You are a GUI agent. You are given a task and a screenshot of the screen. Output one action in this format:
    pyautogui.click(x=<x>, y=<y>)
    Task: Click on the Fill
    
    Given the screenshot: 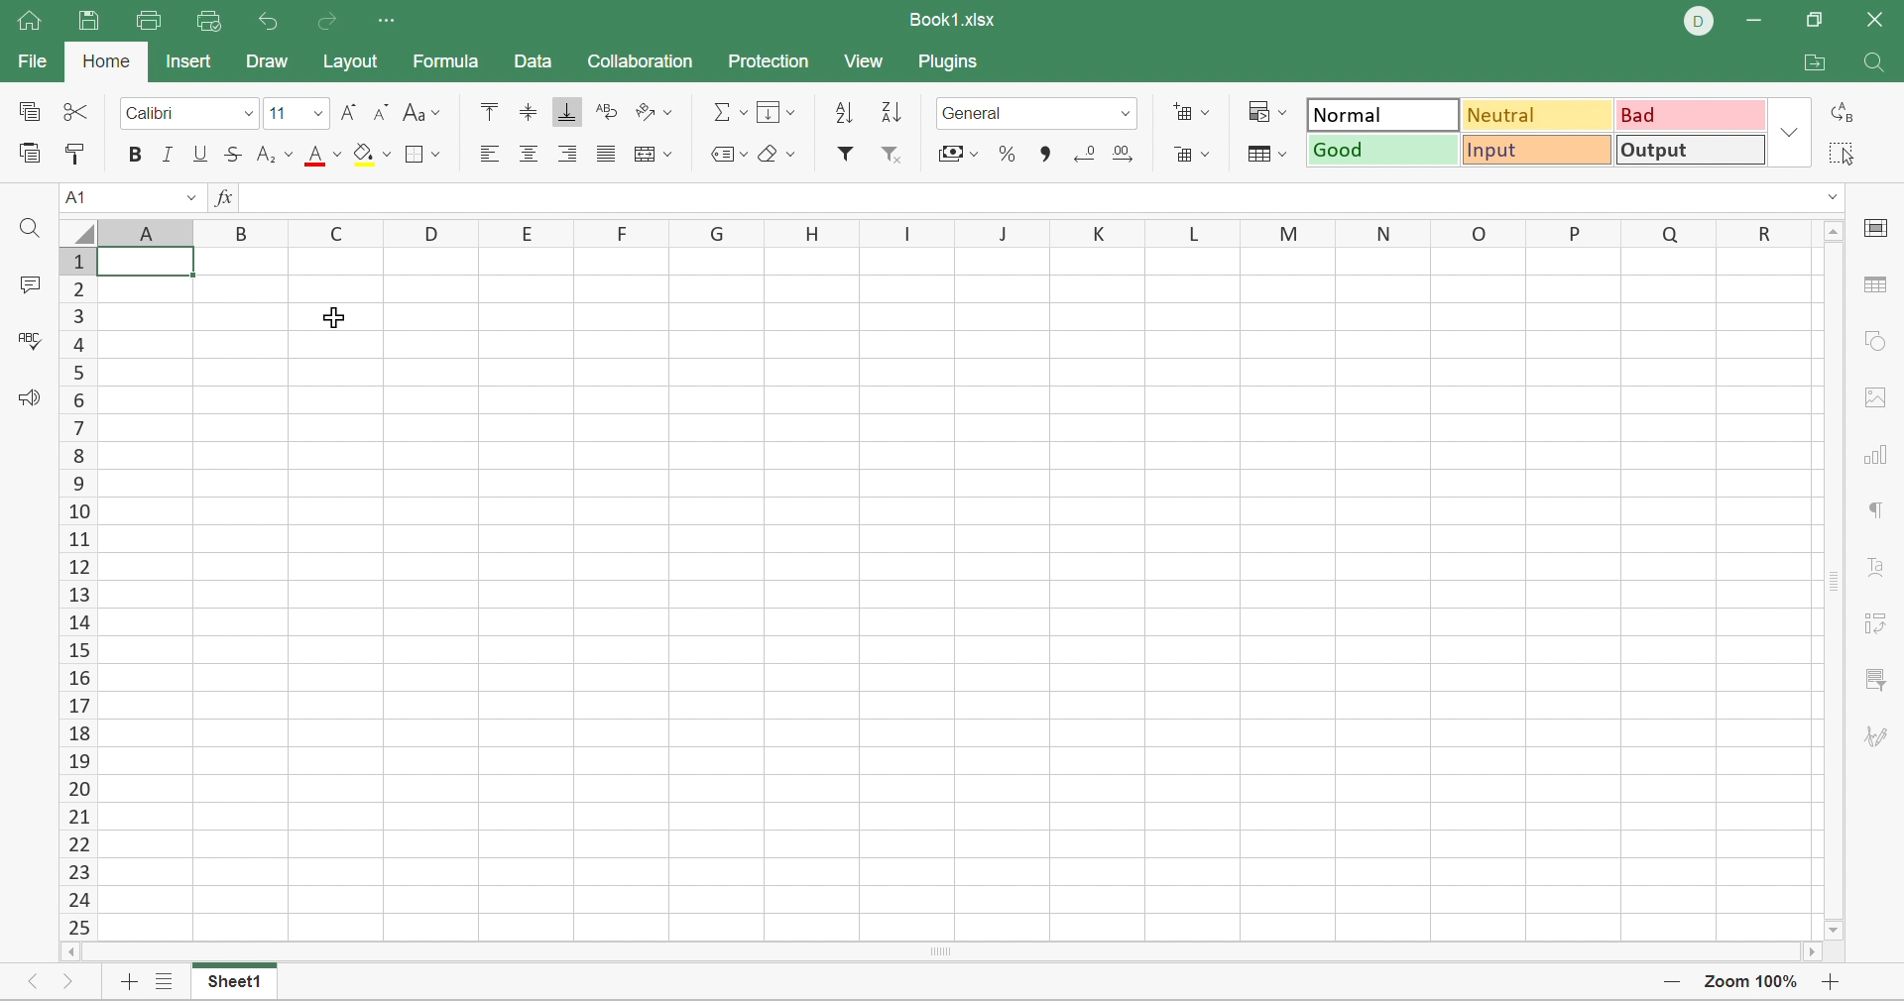 What is the action you would take?
    pyautogui.click(x=778, y=109)
    